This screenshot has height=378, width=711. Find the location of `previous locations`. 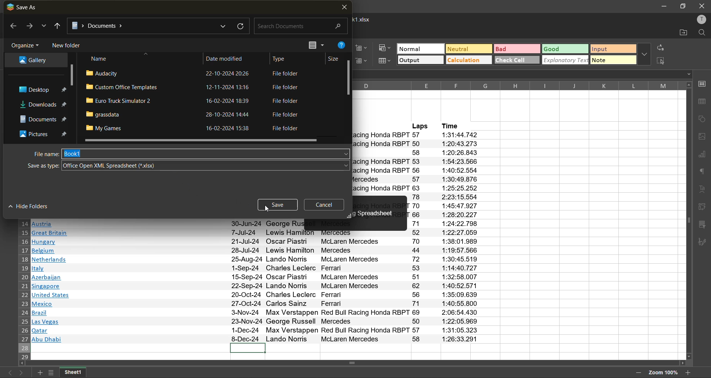

previous locations is located at coordinates (45, 27).